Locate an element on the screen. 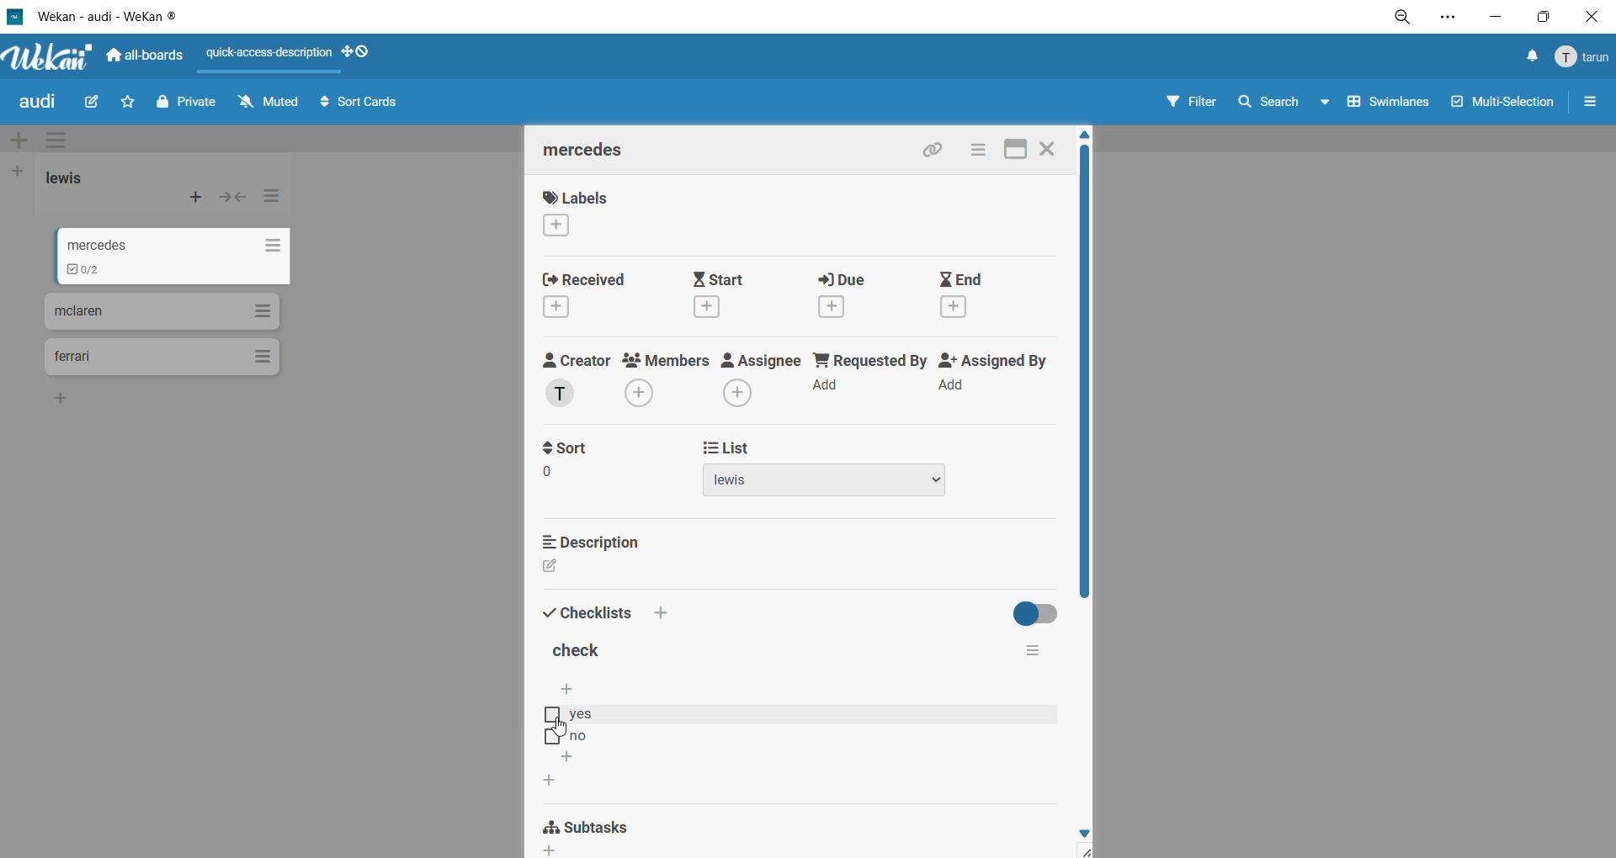  list is located at coordinates (834, 469).